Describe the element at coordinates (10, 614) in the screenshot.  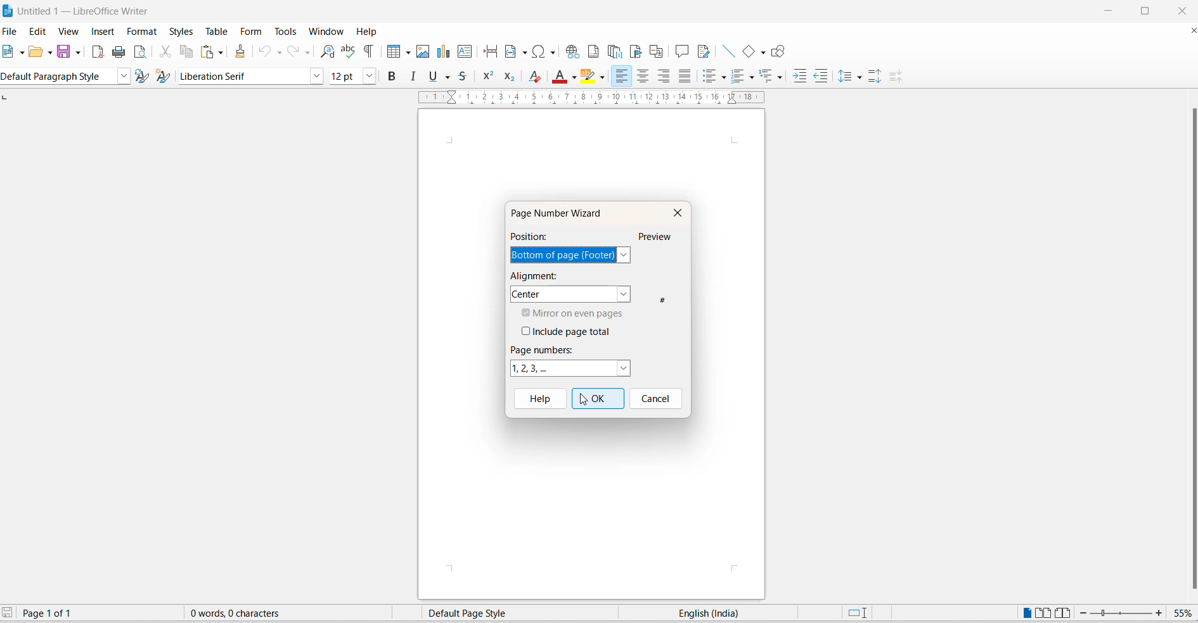
I see `save` at that location.